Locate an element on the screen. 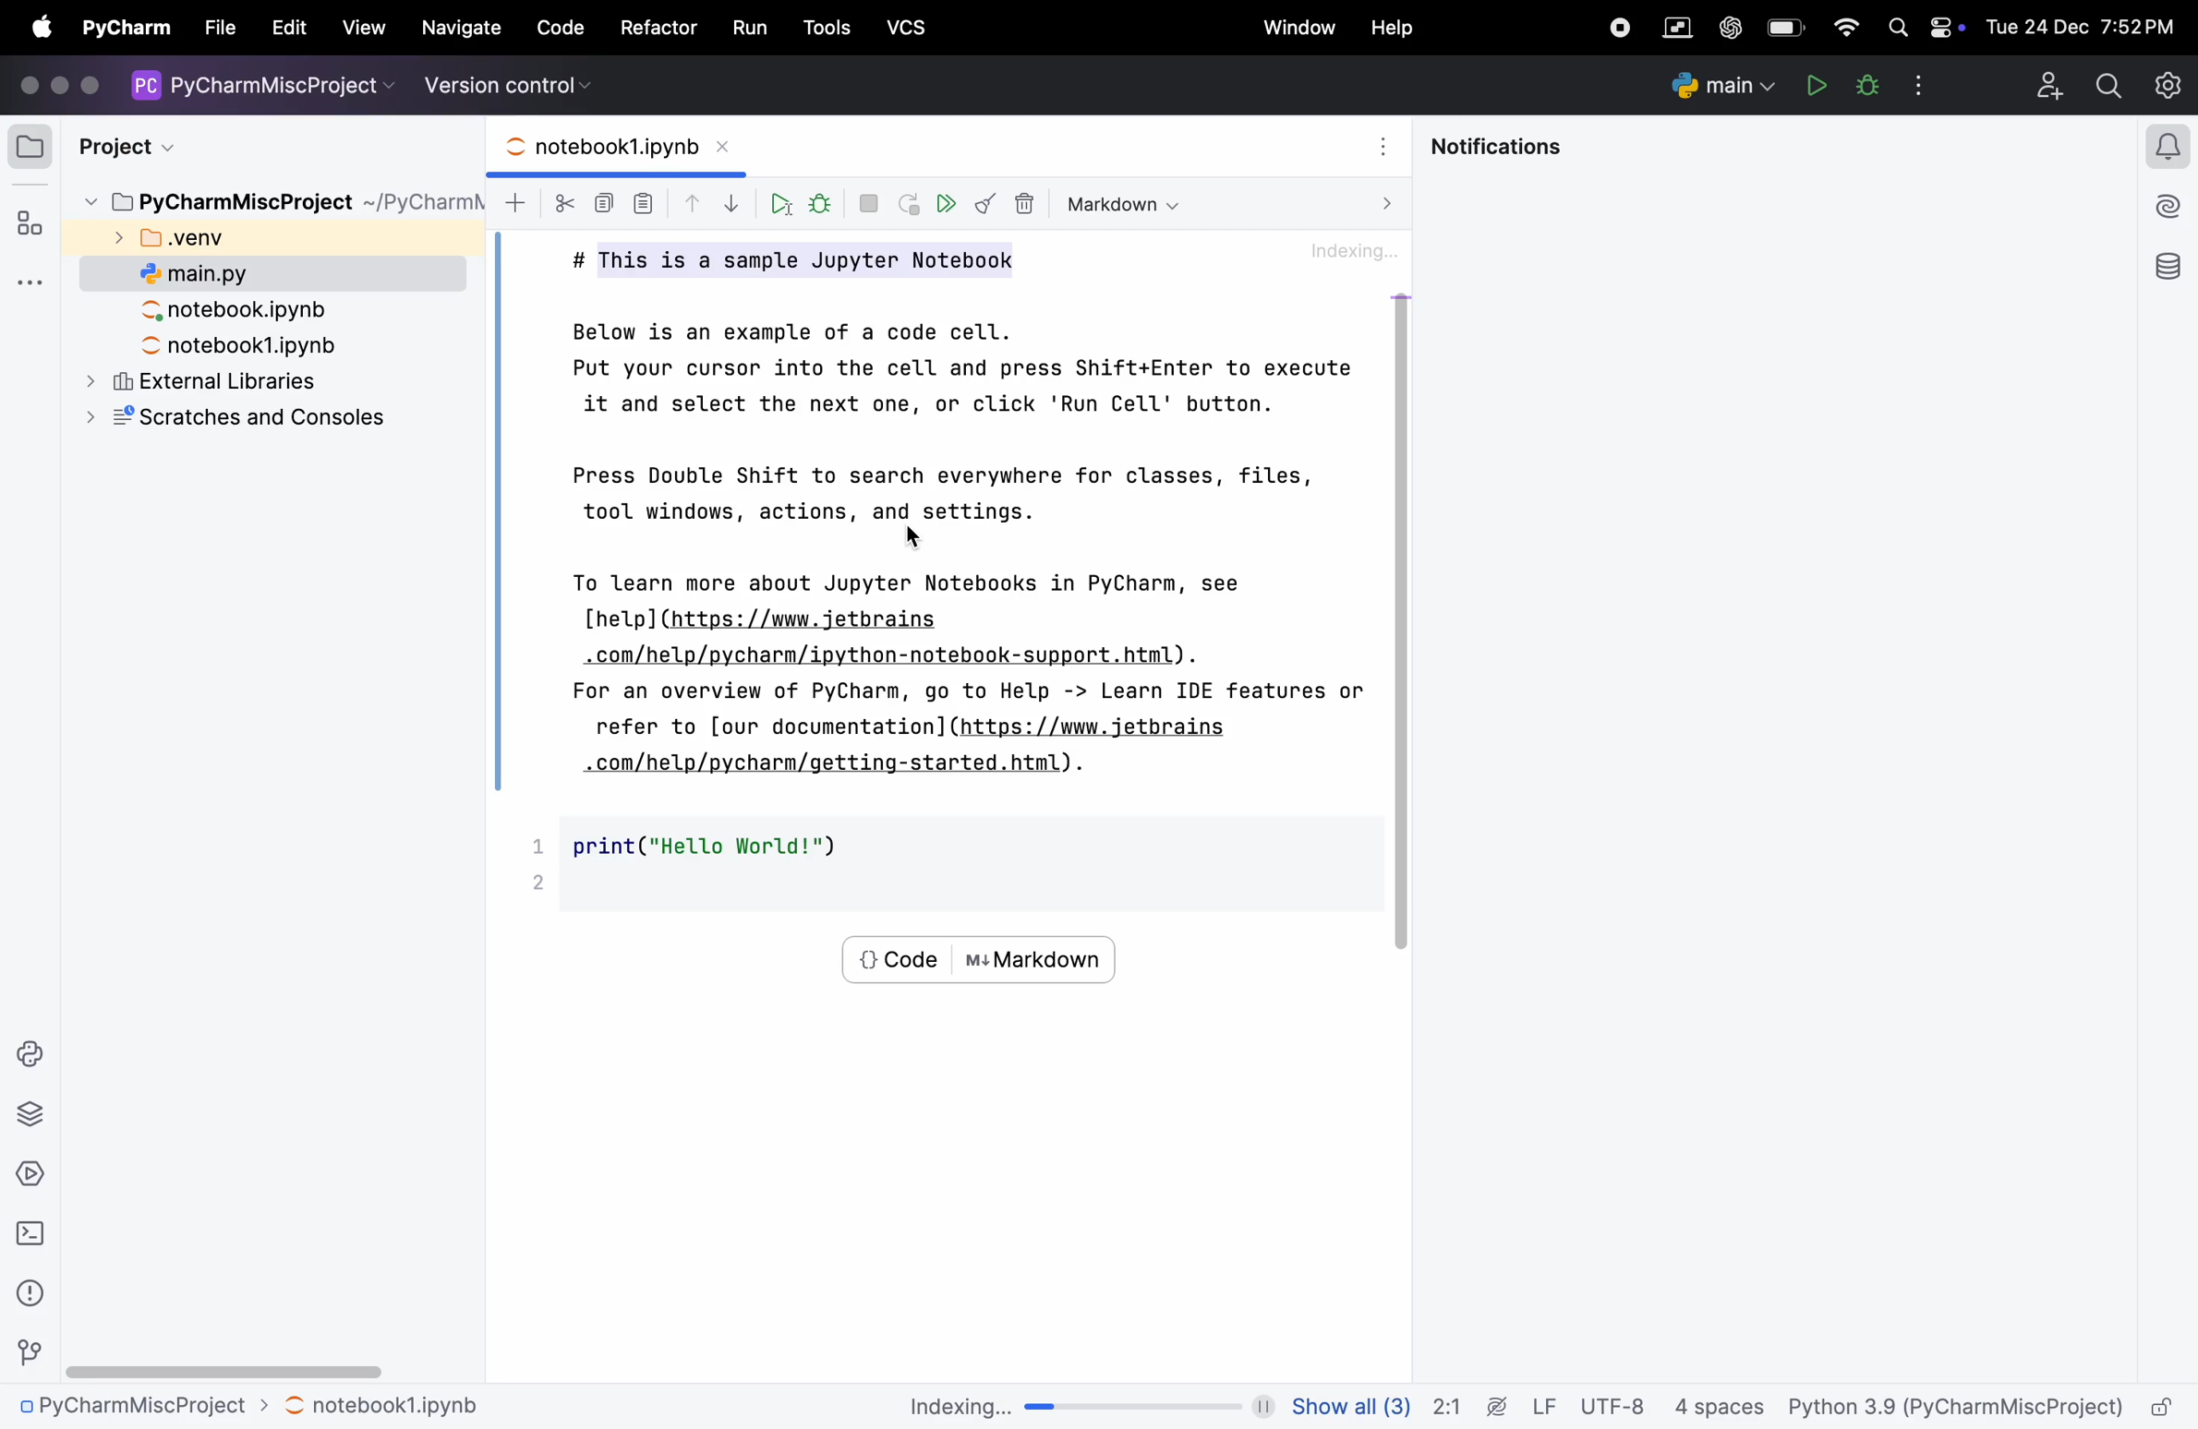  refactor is located at coordinates (660, 28).